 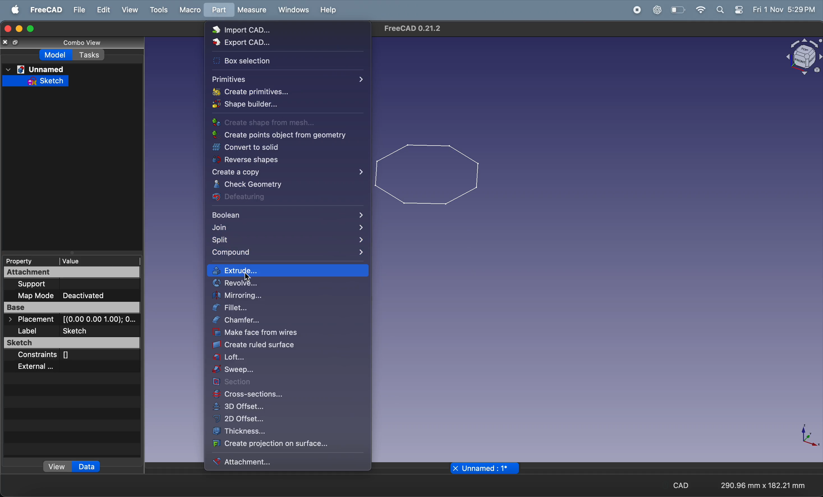 I want to click on sweep, so click(x=287, y=371).